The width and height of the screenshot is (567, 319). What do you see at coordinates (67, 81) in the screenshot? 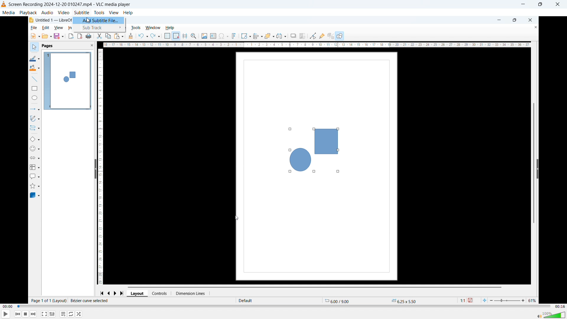
I see `page preview` at bounding box center [67, 81].